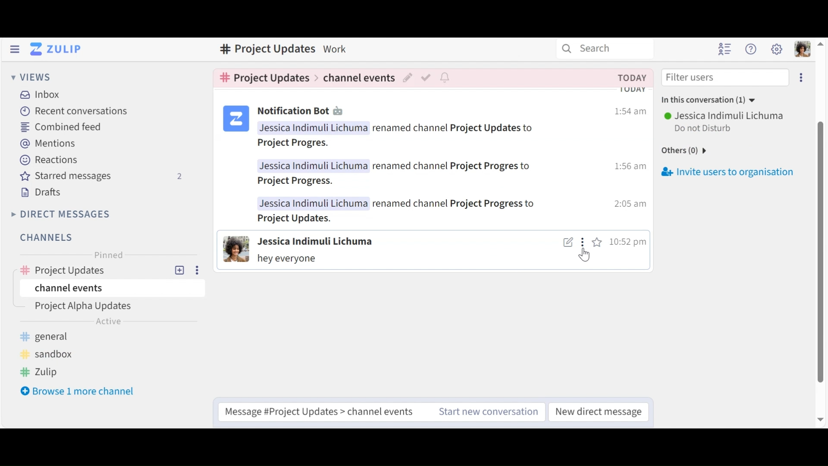  What do you see at coordinates (630, 77) in the screenshot?
I see `Date modified` at bounding box center [630, 77].